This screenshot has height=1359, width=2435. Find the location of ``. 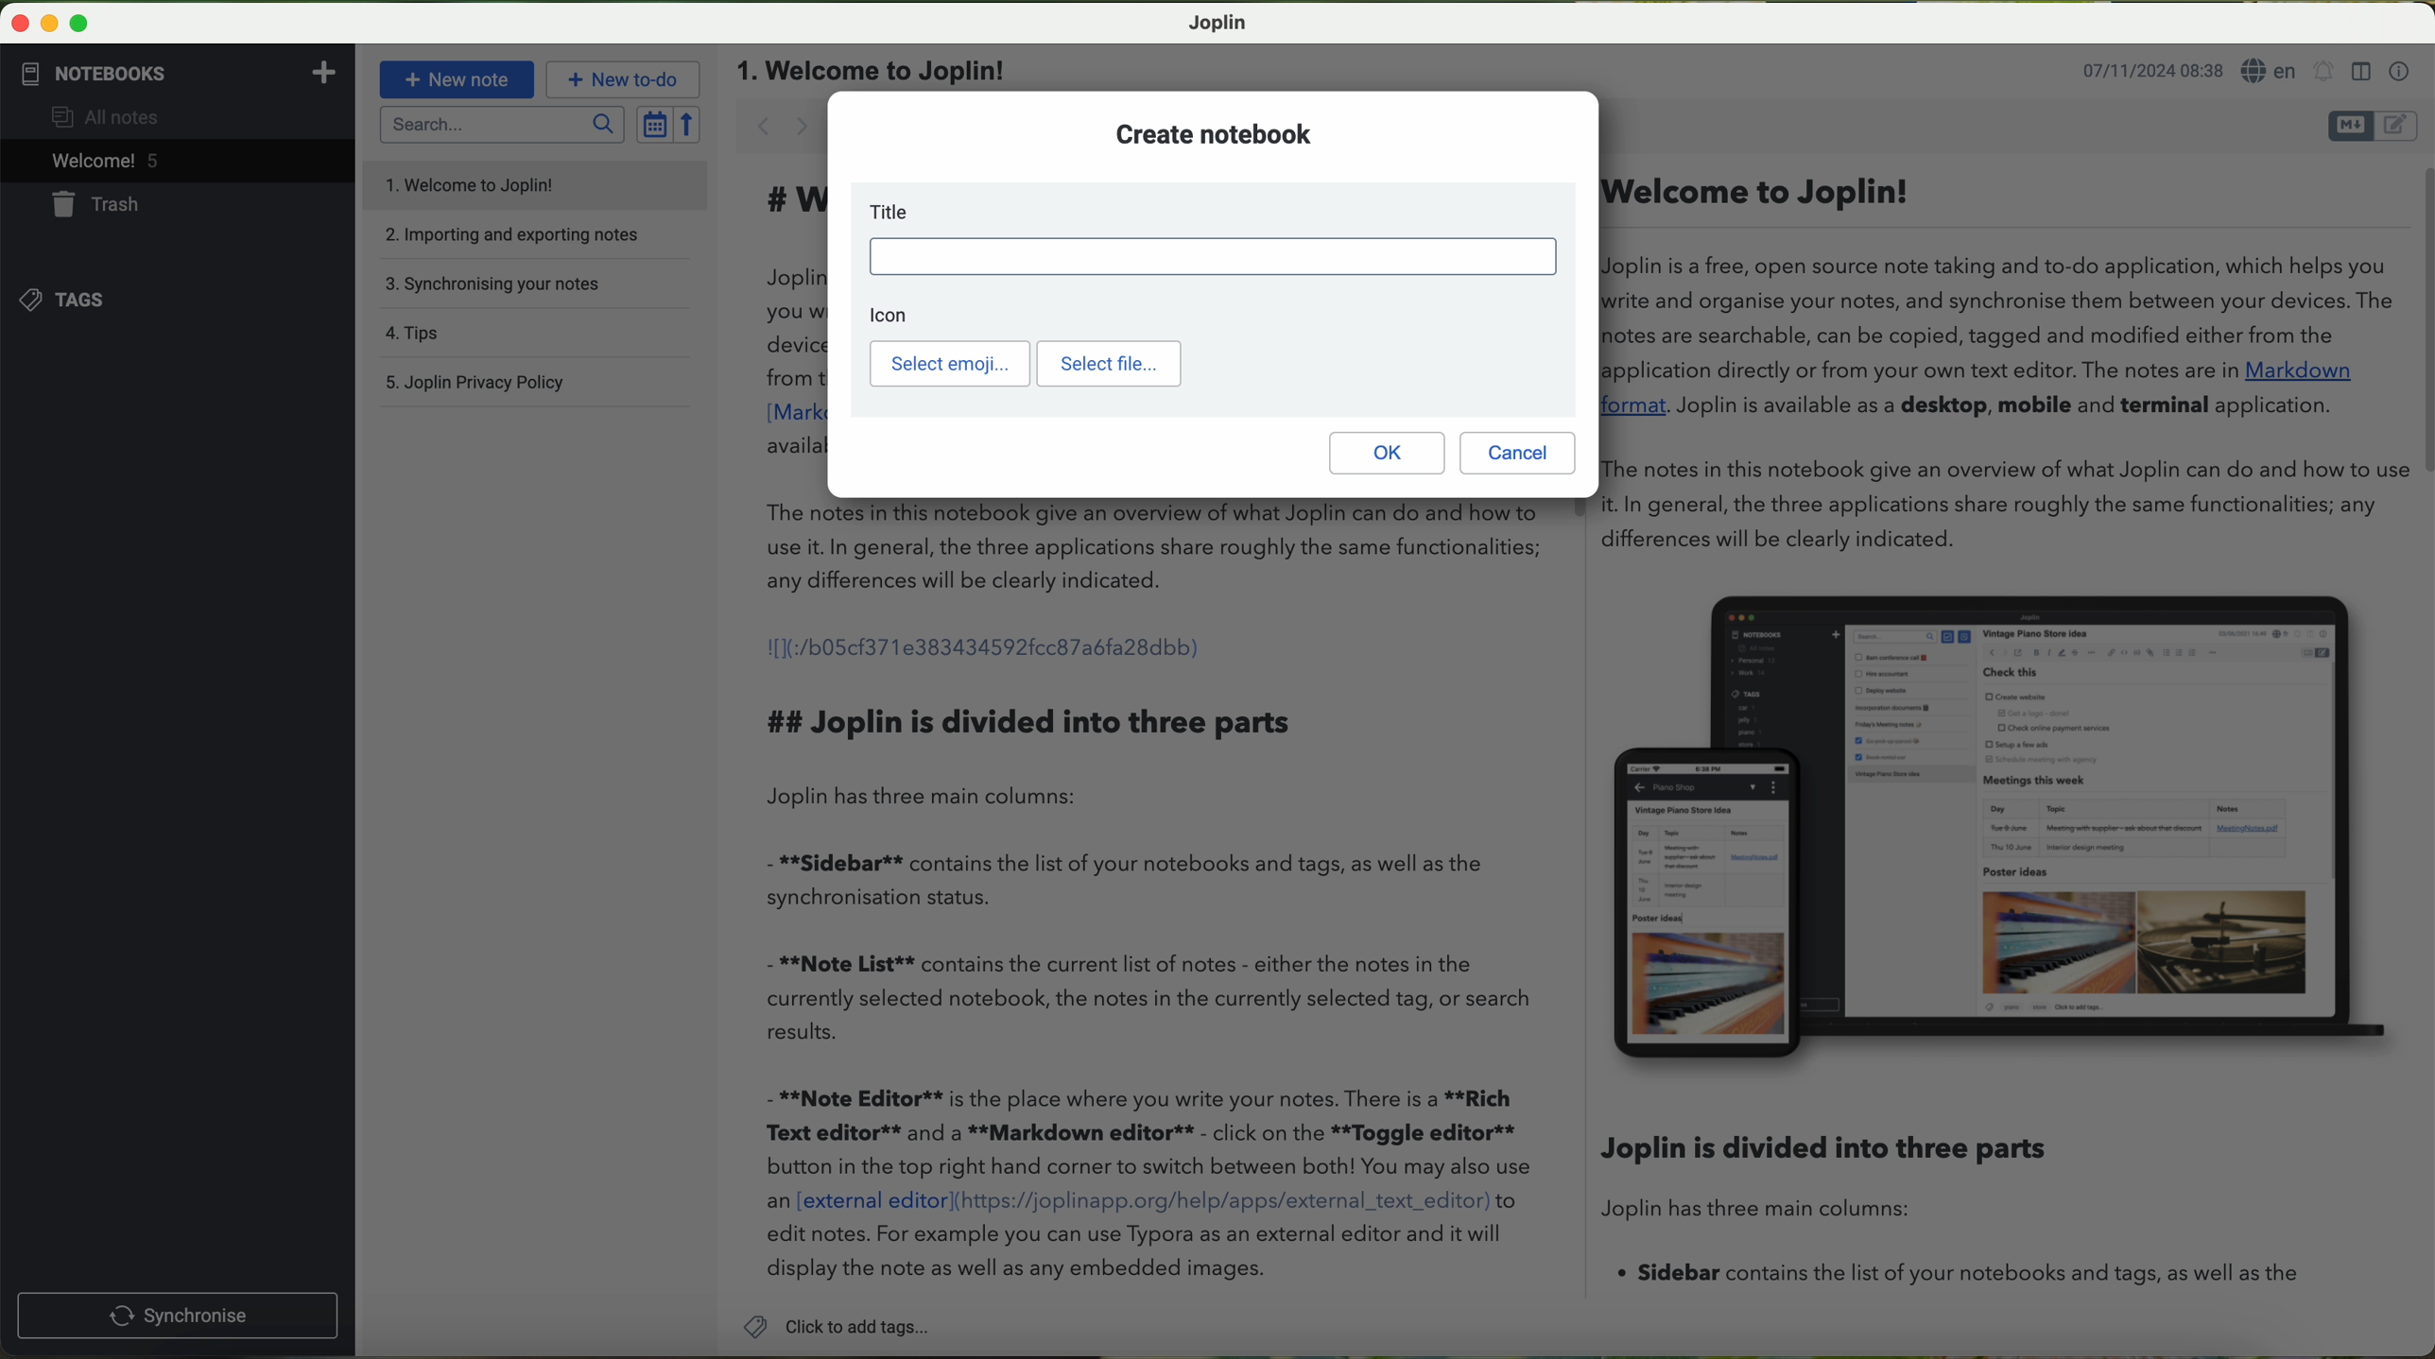

 is located at coordinates (654, 125).